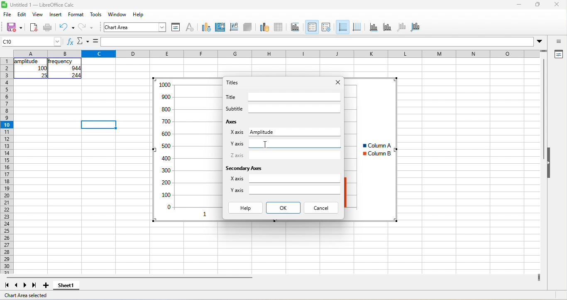  What do you see at coordinates (22, 14) in the screenshot?
I see `edit` at bounding box center [22, 14].